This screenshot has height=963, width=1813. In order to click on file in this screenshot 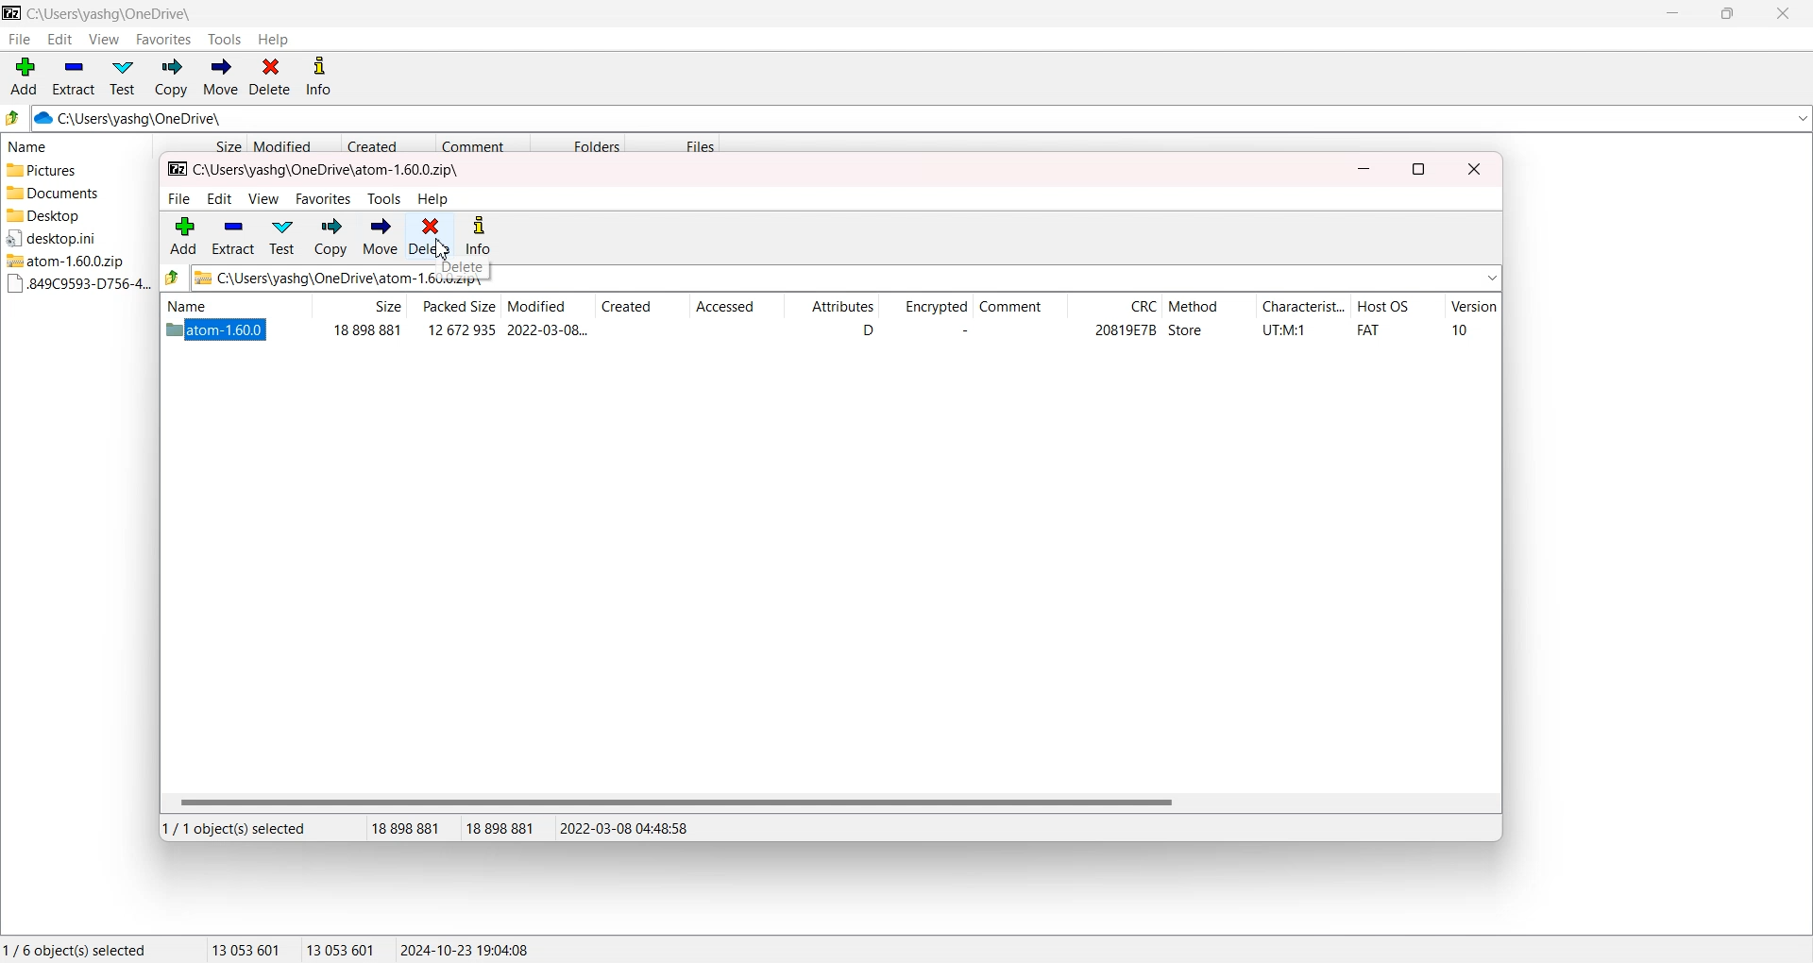, I will do `click(178, 199)`.